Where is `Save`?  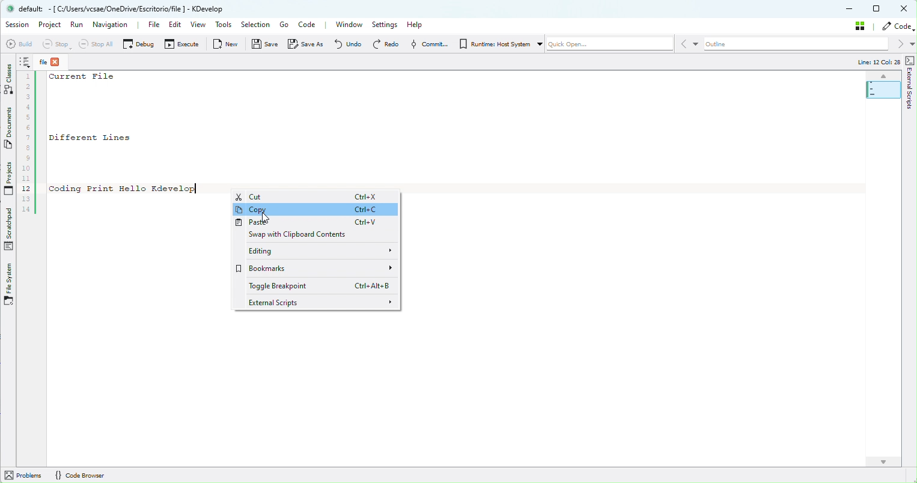
Save is located at coordinates (262, 46).